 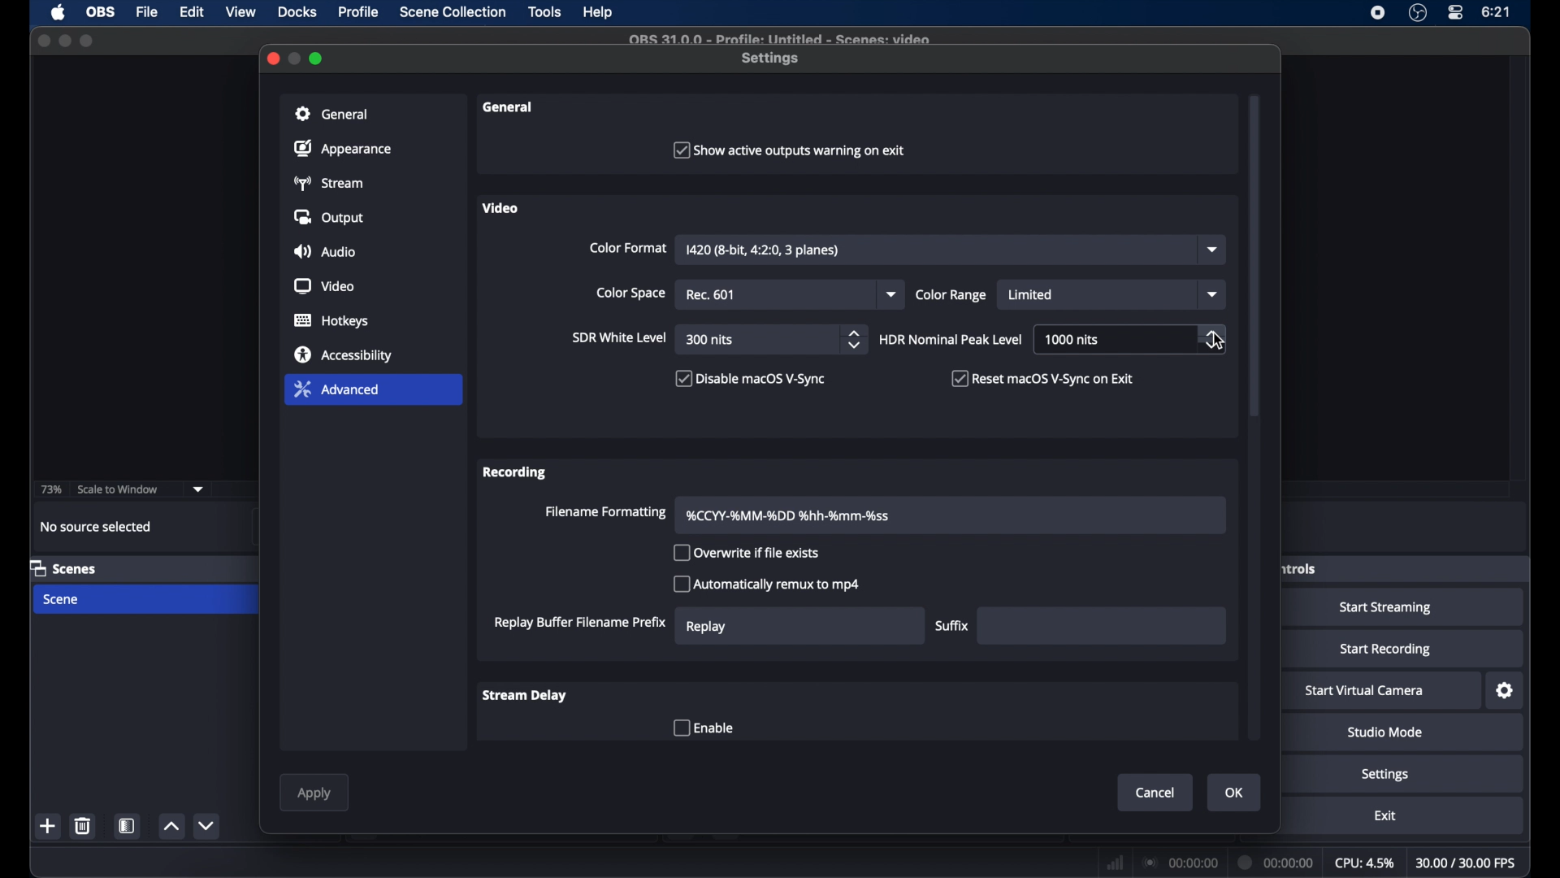 What do you see at coordinates (1300, 568) in the screenshot?
I see `obscure labels` at bounding box center [1300, 568].